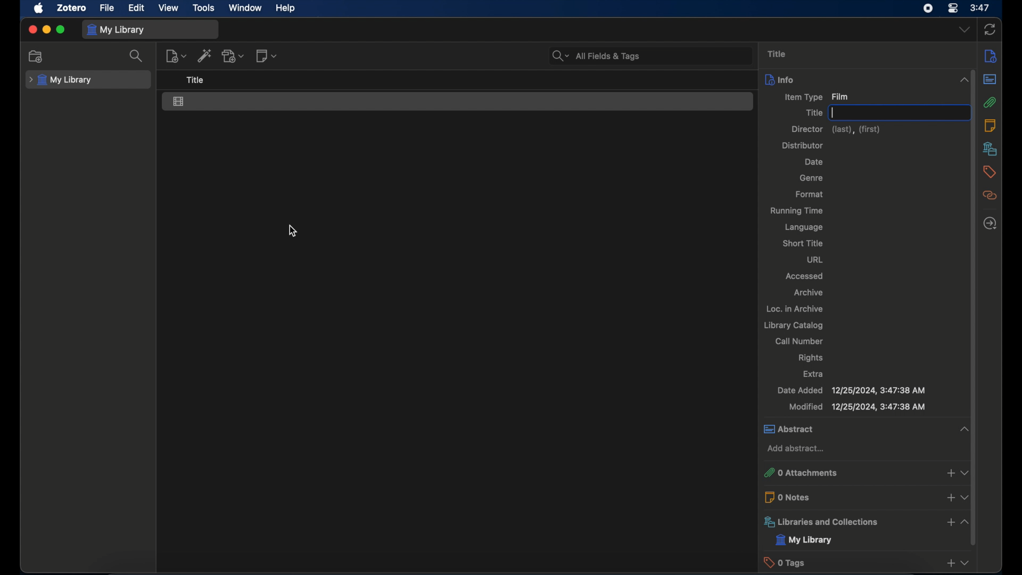  Describe the element at coordinates (596, 56) in the screenshot. I see `search bar` at that location.